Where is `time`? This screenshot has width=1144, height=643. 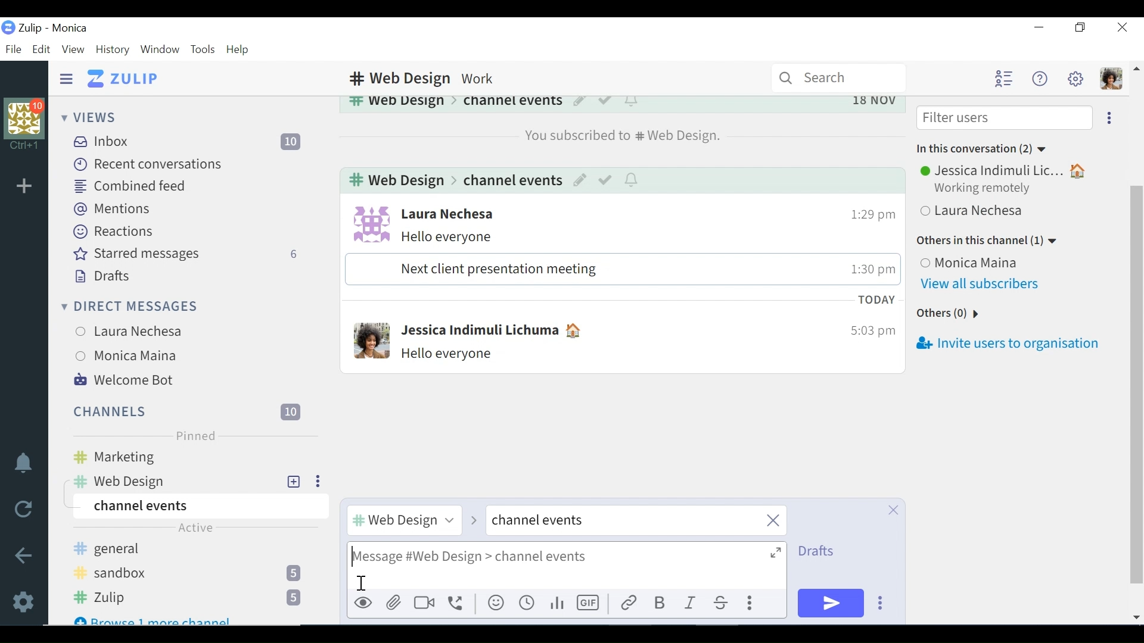
time is located at coordinates (871, 269).